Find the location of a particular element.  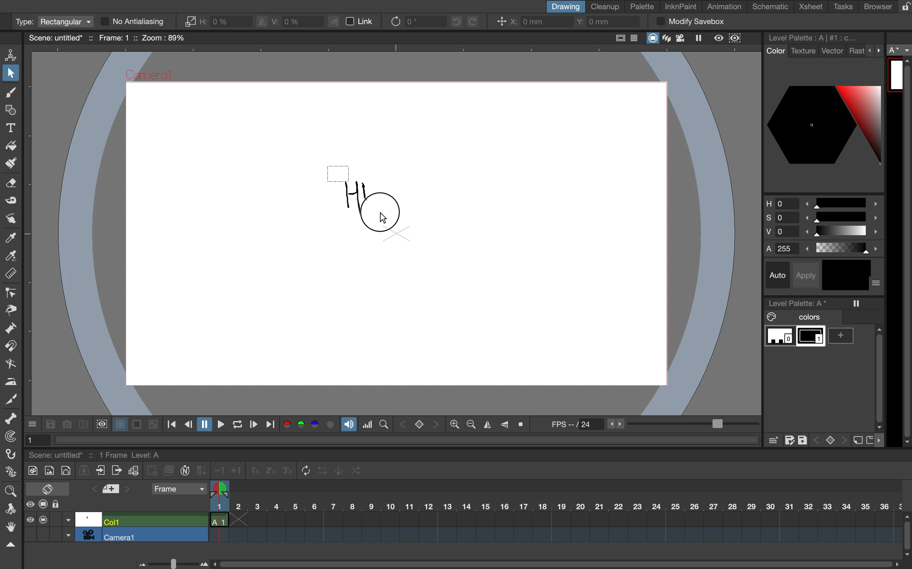

texture is located at coordinates (803, 51).